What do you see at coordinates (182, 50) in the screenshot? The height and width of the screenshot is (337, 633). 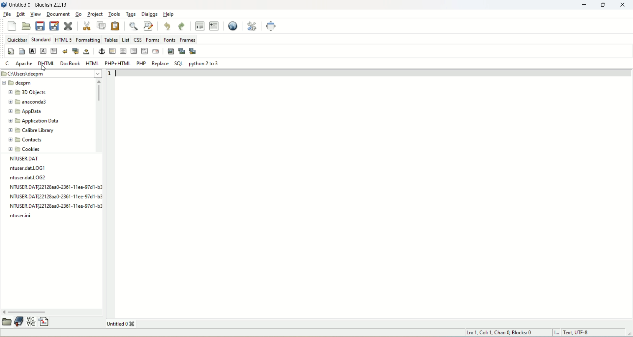 I see `insert thumbnail` at bounding box center [182, 50].